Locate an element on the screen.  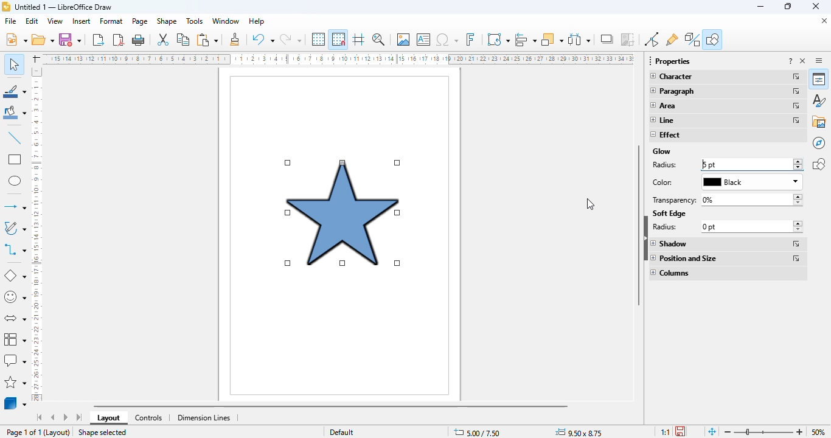
(Layout) is located at coordinates (57, 433).